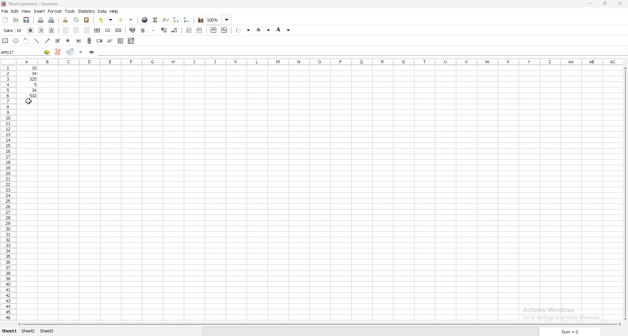  Describe the element at coordinates (29, 68) in the screenshot. I see `10` at that location.